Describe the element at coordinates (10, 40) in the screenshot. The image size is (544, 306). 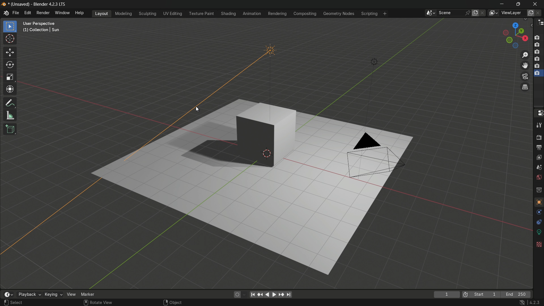
I see `cursor` at that location.